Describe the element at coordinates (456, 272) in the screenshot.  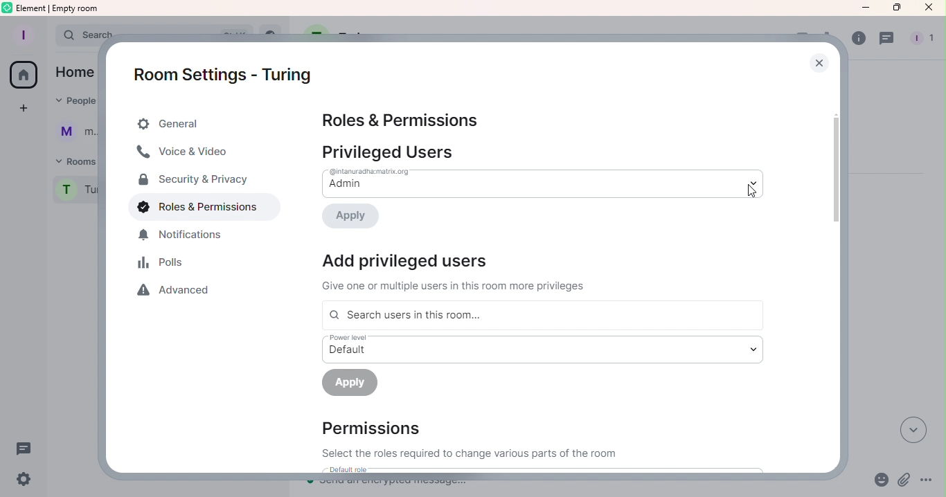
I see `` at that location.